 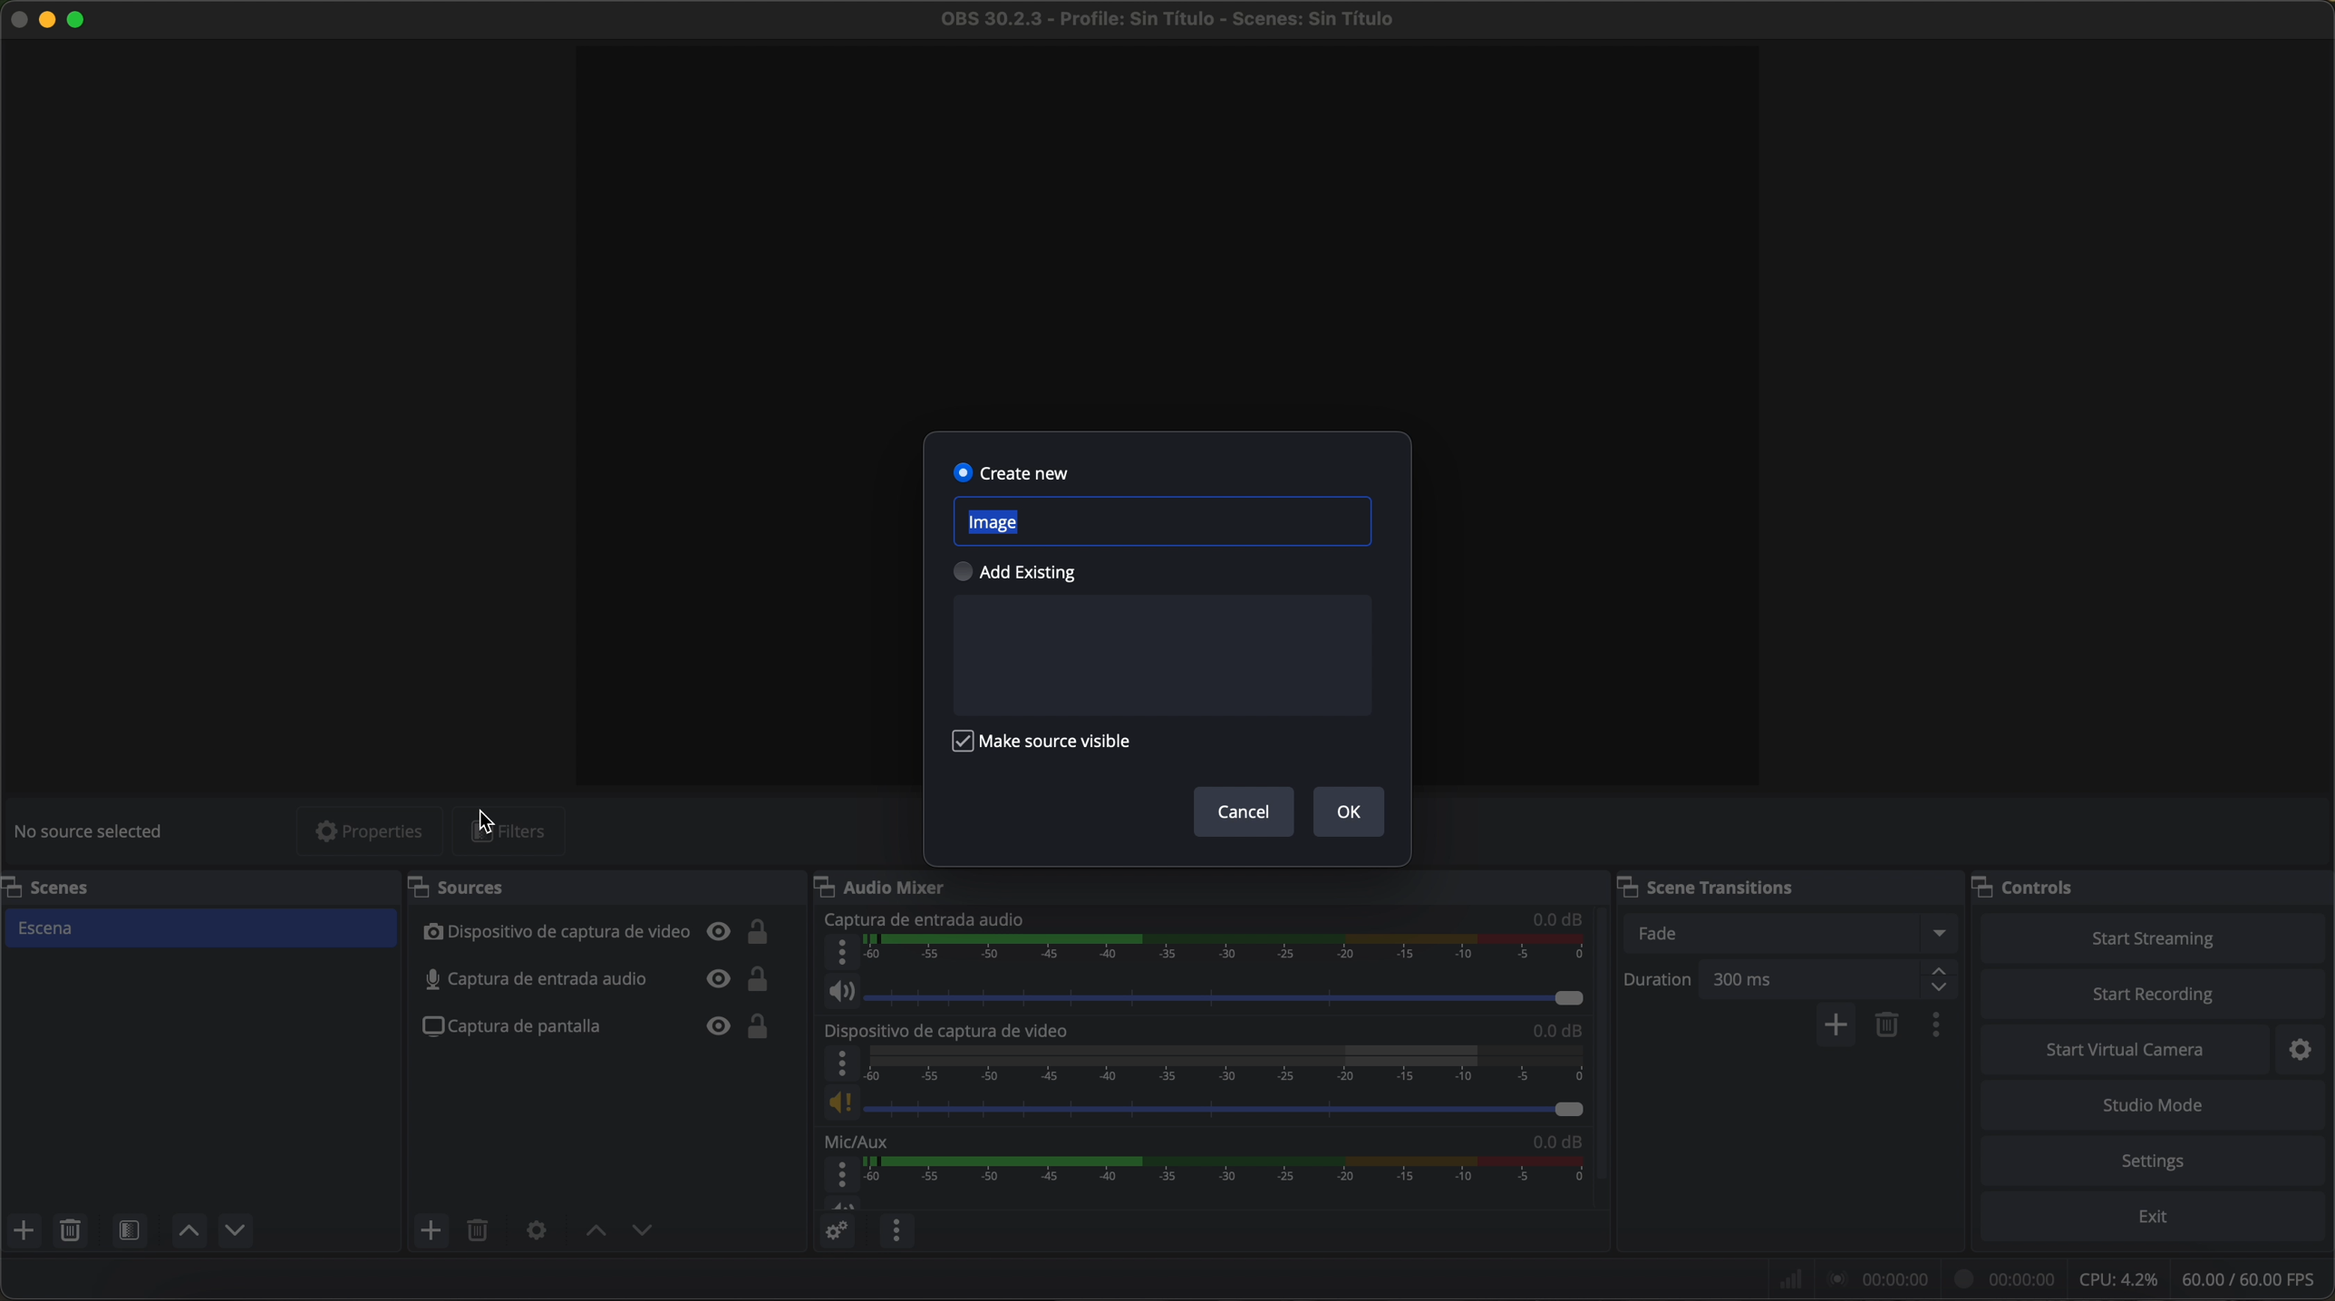 What do you see at coordinates (1159, 519) in the screenshot?
I see `image` at bounding box center [1159, 519].